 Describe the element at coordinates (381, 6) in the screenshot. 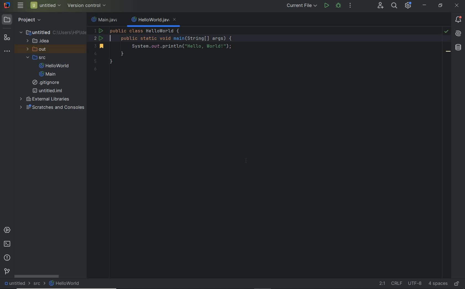

I see `code with me` at that location.